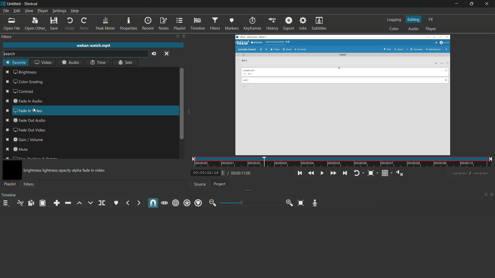 The image size is (495, 278). Describe the element at coordinates (471, 174) in the screenshot. I see `In point` at that location.